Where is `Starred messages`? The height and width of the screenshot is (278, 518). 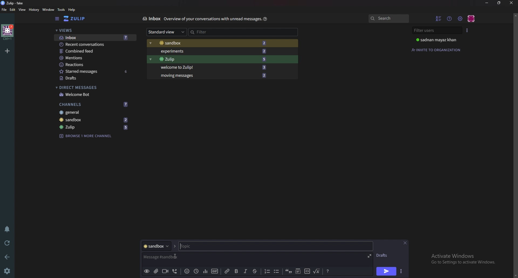
Starred messages is located at coordinates (95, 71).